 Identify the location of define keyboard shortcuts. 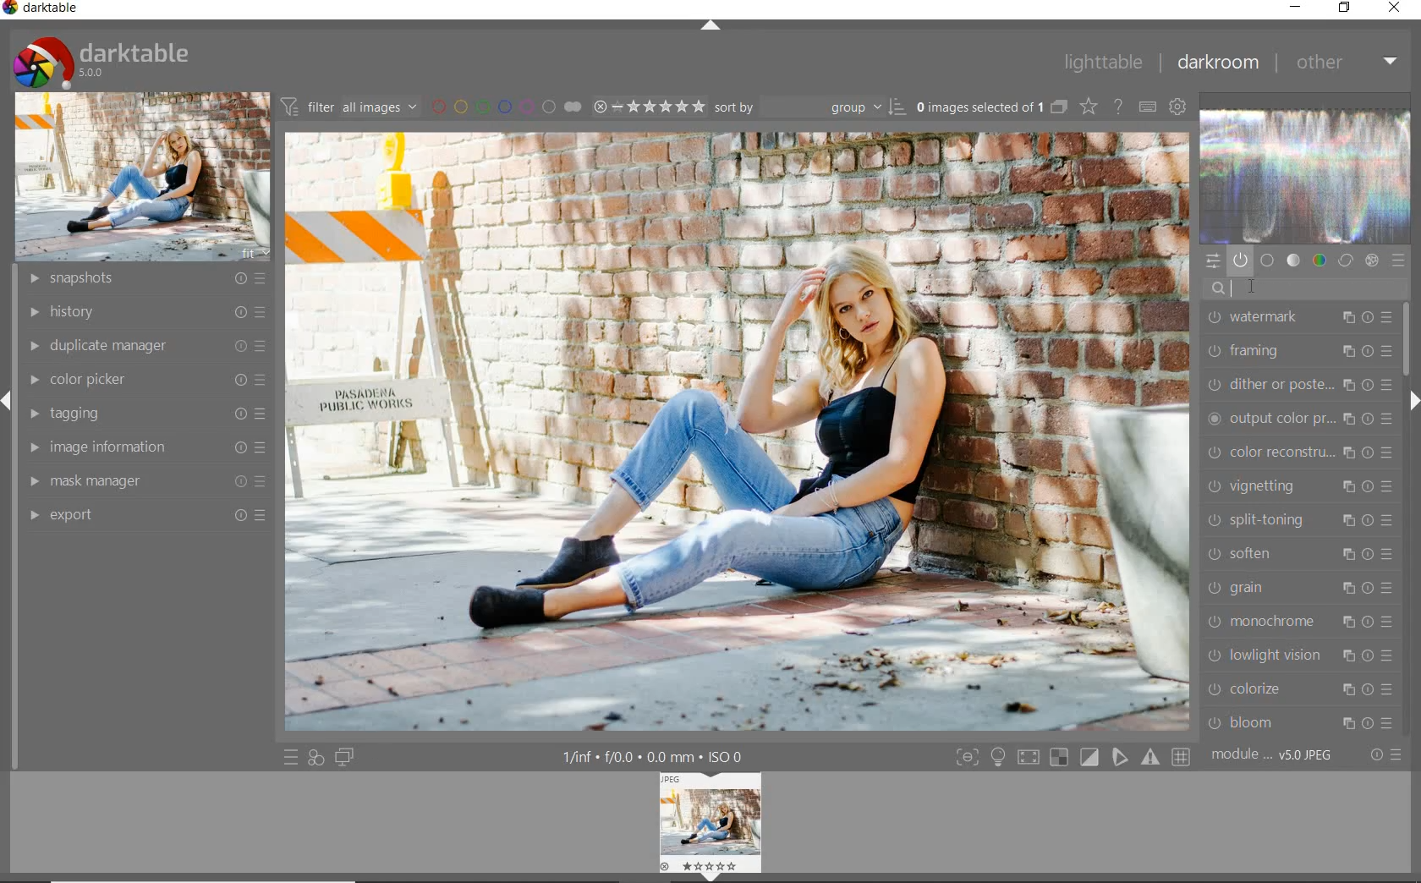
(1146, 106).